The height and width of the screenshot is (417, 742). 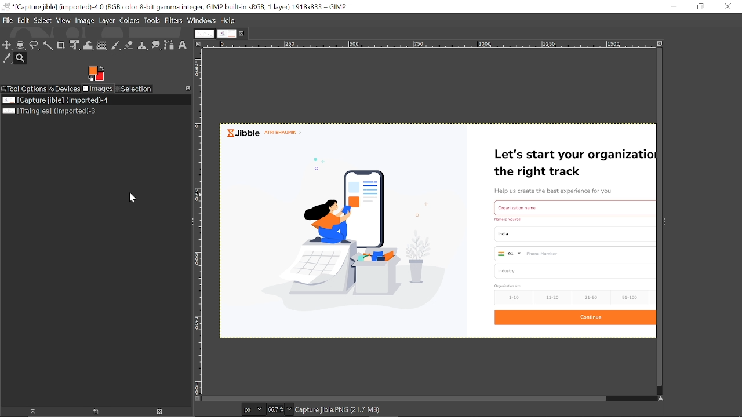 What do you see at coordinates (169, 45) in the screenshot?
I see `paths tool` at bounding box center [169, 45].